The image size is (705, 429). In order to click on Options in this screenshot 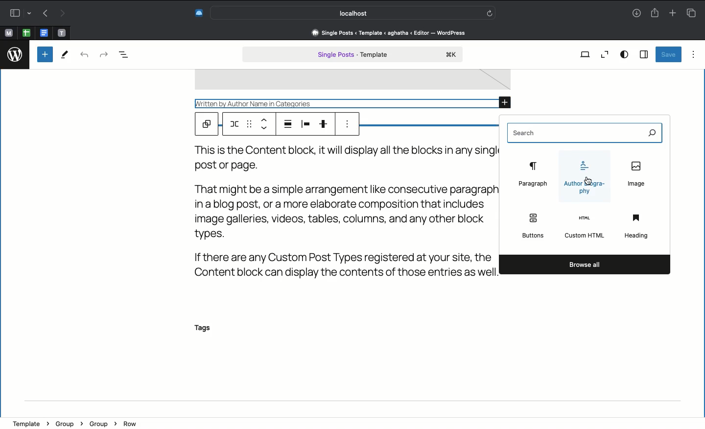, I will do `click(349, 125)`.